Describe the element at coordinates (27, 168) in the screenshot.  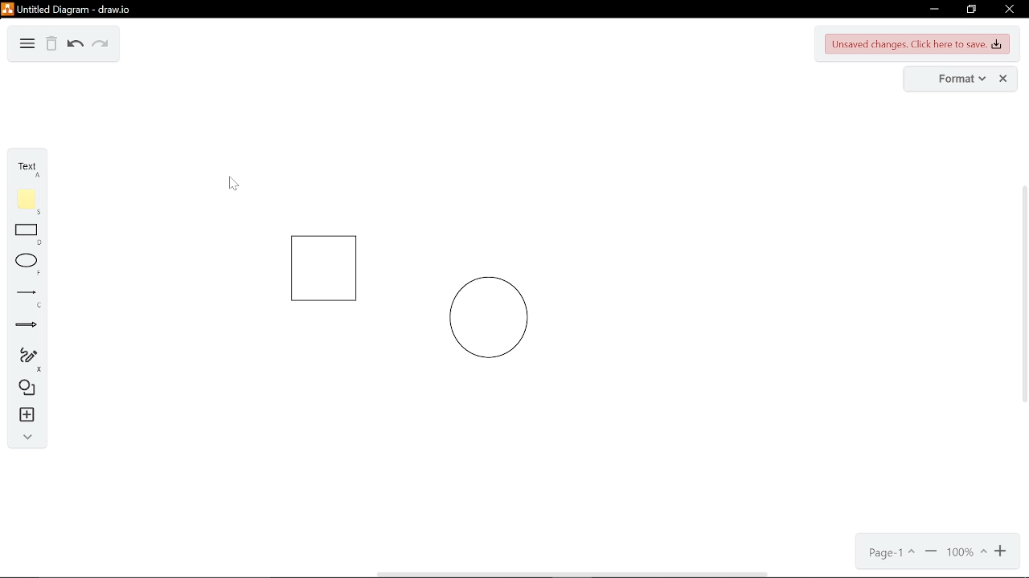
I see `text` at that location.